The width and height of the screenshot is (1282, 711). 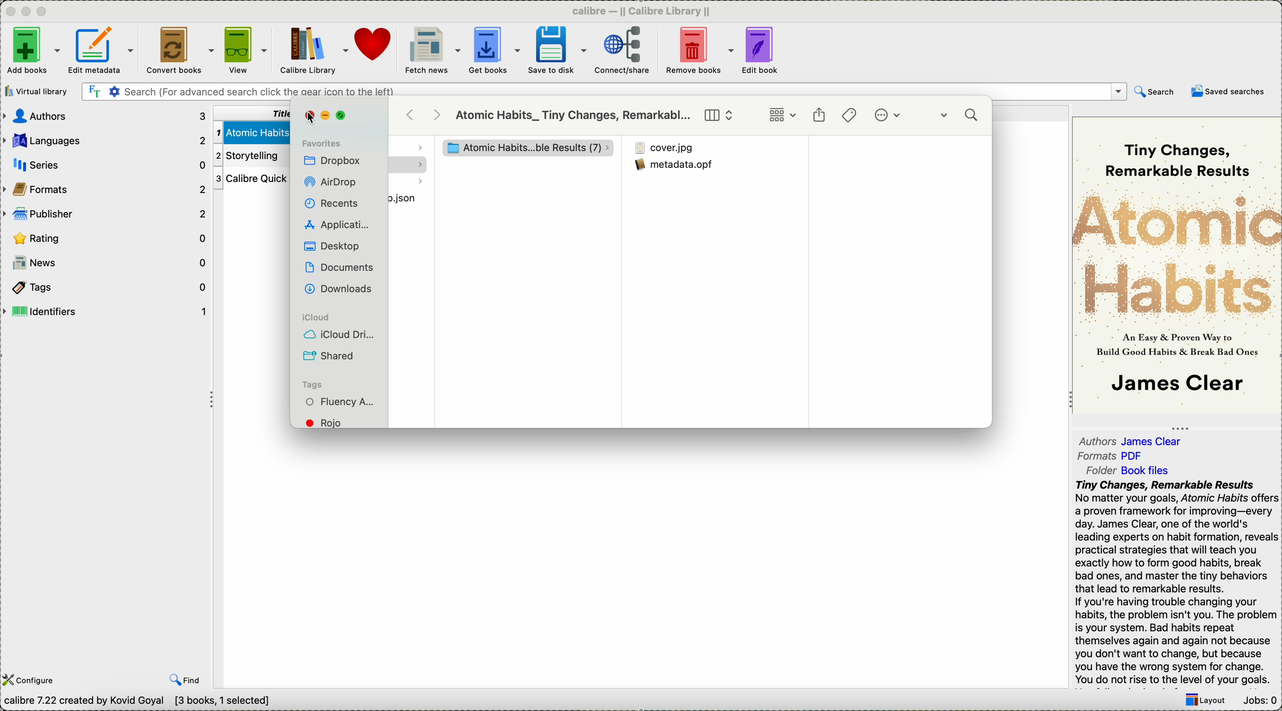 I want to click on fetch news, so click(x=431, y=51).